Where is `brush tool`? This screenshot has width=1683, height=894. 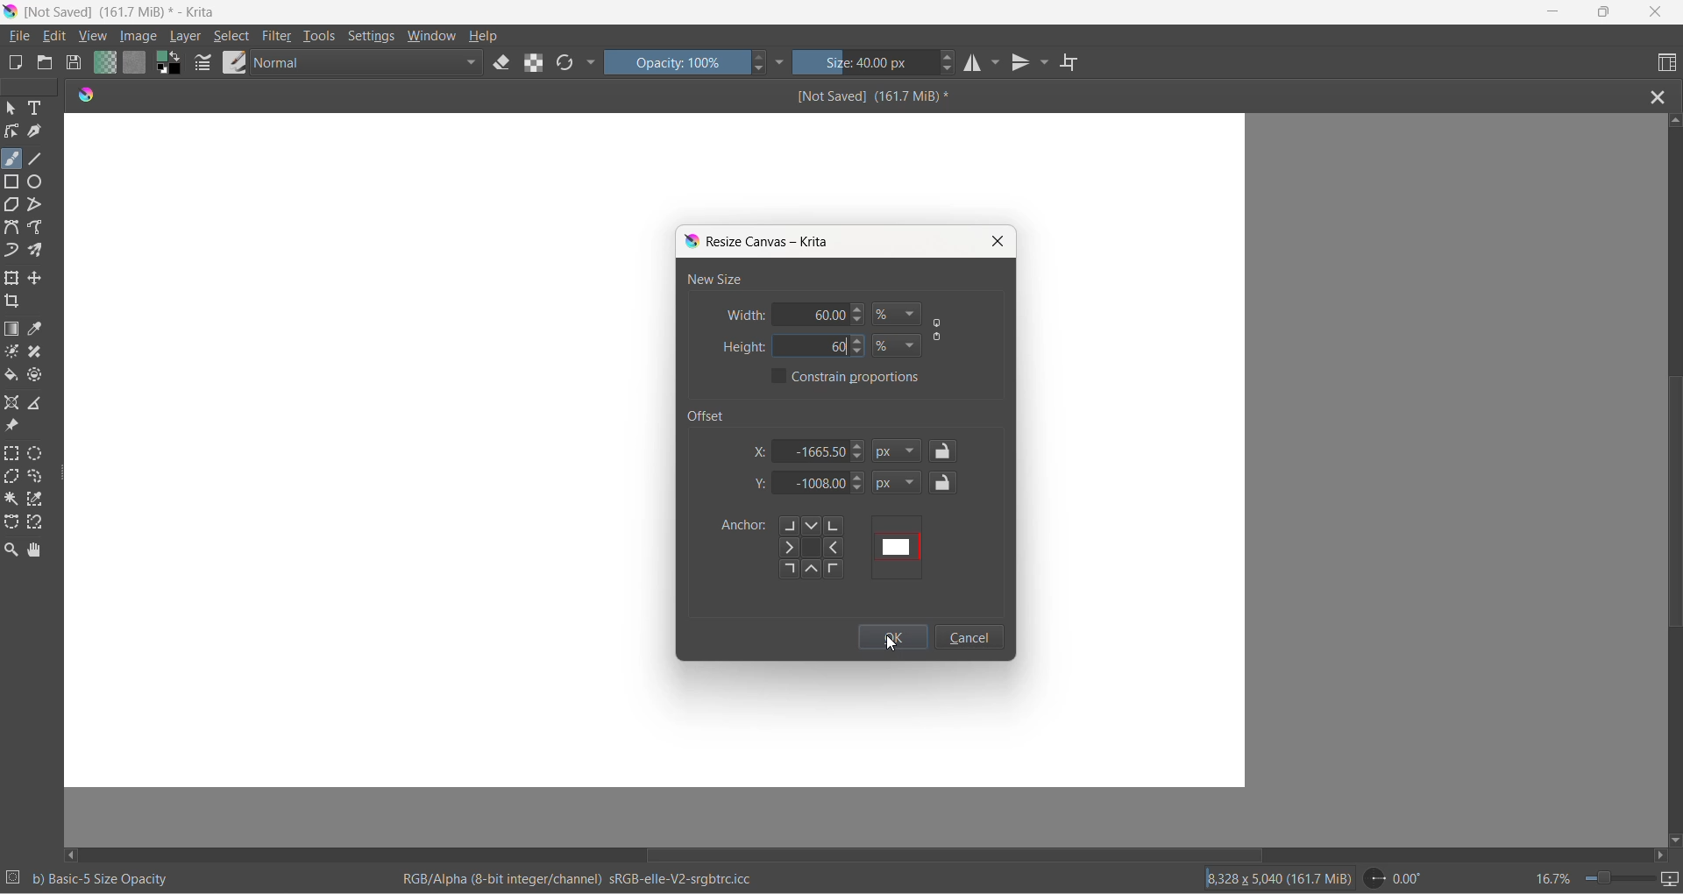
brush tool is located at coordinates (13, 159).